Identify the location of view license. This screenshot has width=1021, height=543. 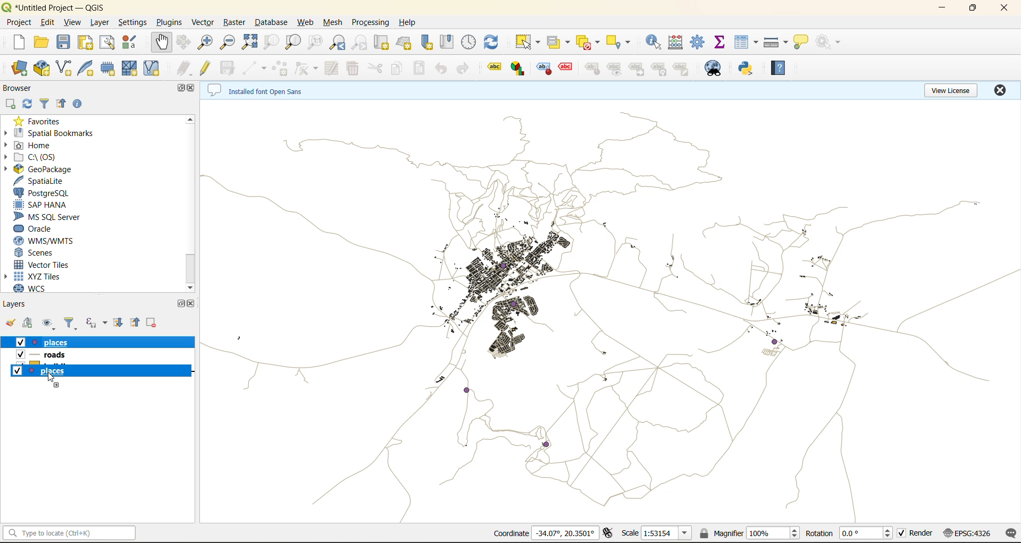
(951, 91).